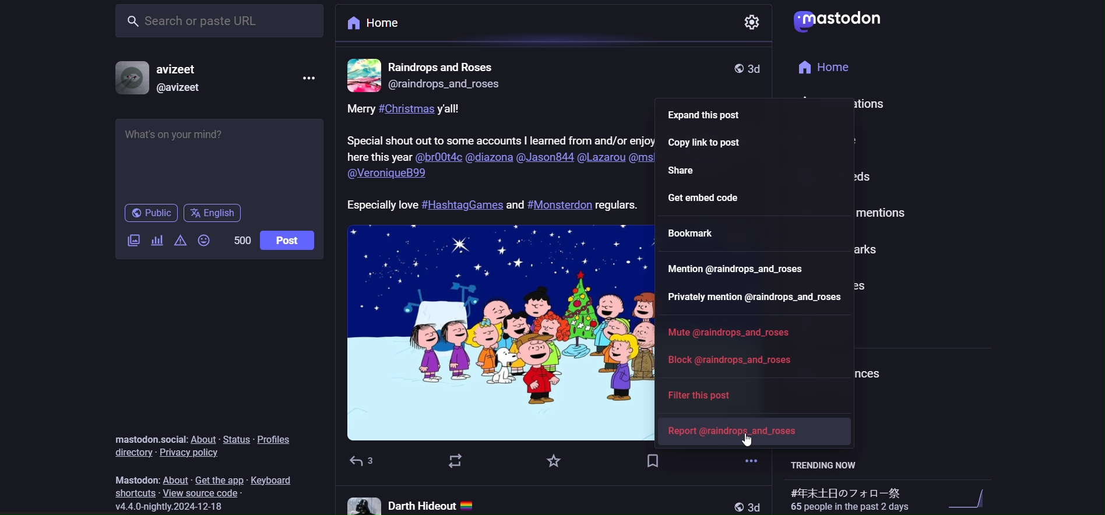 The width and height of the screenshot is (1105, 515). What do you see at coordinates (362, 74) in the screenshot?
I see `profile picture` at bounding box center [362, 74].